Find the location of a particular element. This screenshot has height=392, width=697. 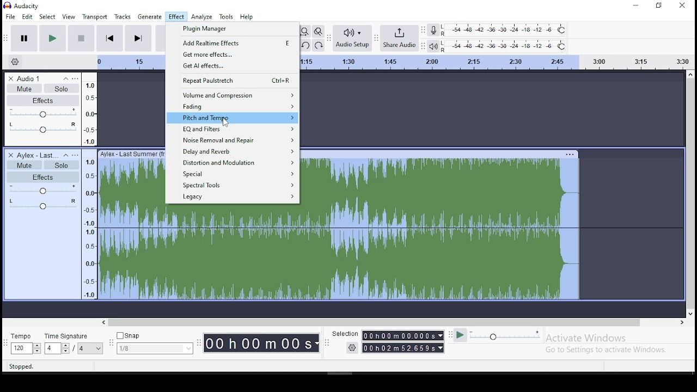

fit project to width is located at coordinates (305, 30).